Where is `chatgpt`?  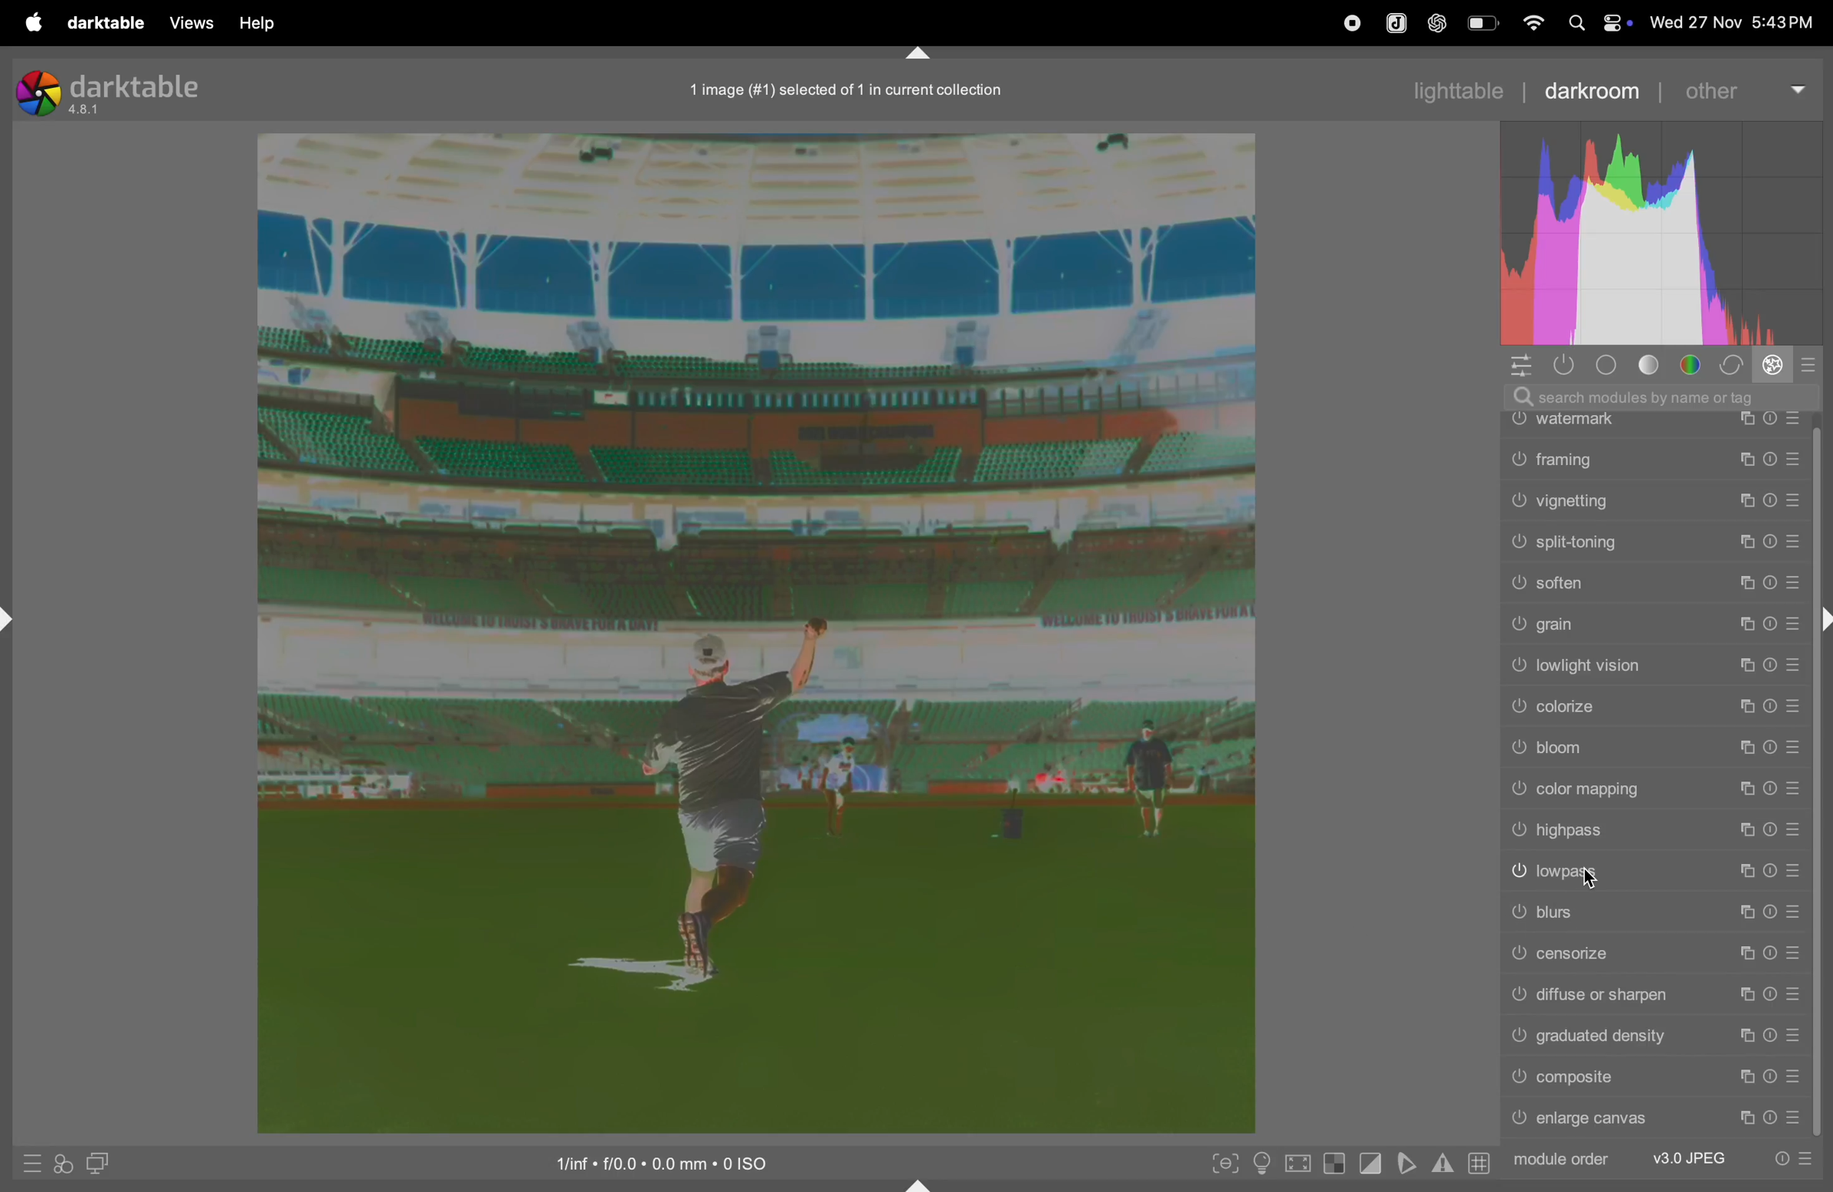
chatgpt is located at coordinates (1435, 24).